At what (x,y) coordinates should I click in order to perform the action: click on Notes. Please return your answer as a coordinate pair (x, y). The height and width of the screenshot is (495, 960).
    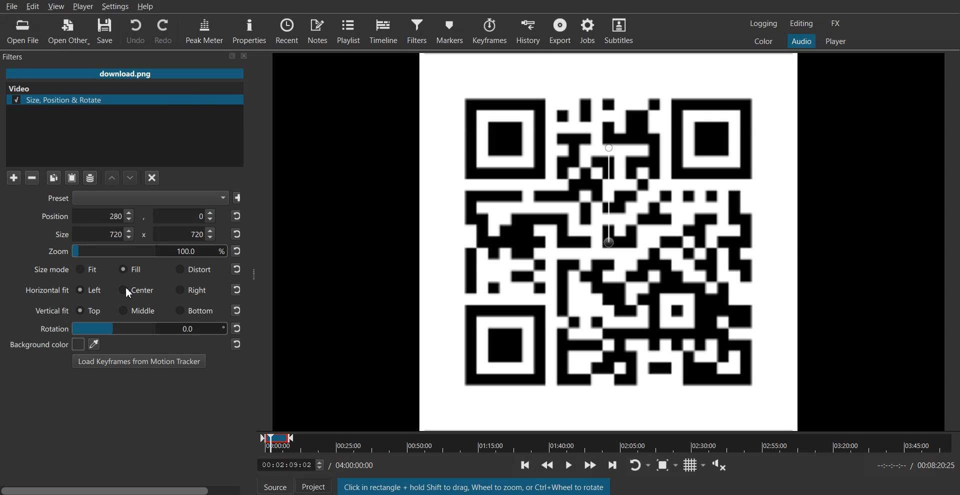
    Looking at the image, I should click on (318, 30).